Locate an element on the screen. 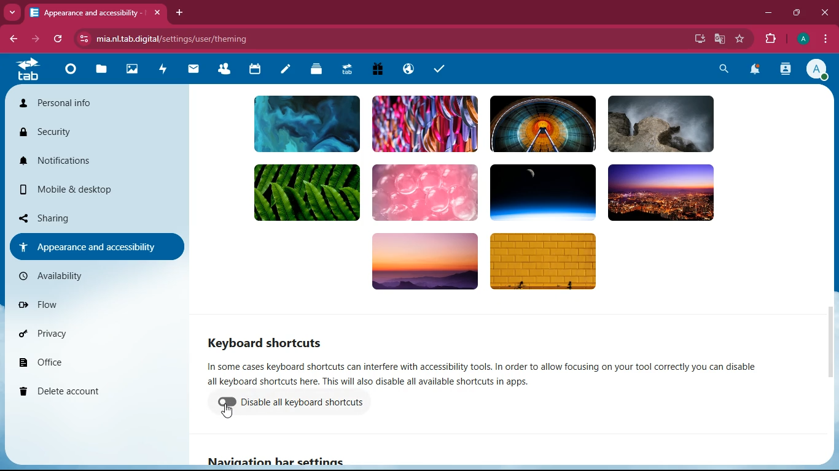 This screenshot has height=471, width=839. sharing is located at coordinates (77, 216).